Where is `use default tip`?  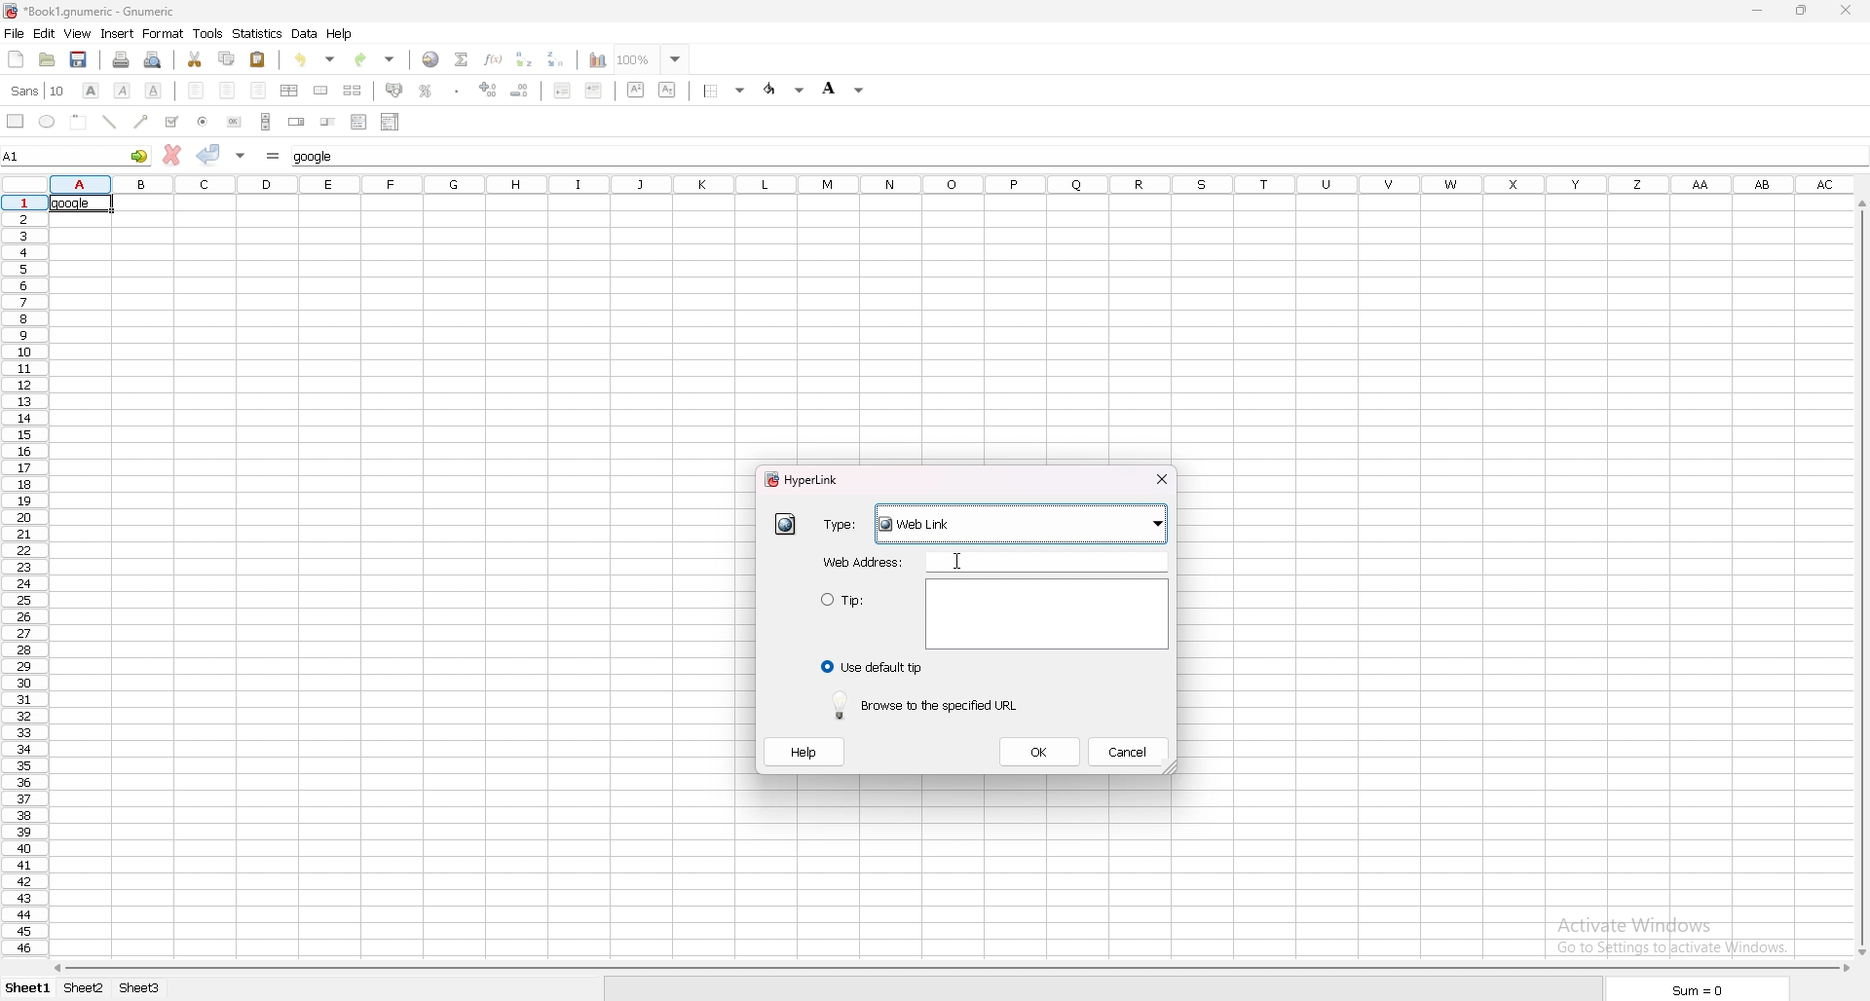 use default tip is located at coordinates (872, 667).